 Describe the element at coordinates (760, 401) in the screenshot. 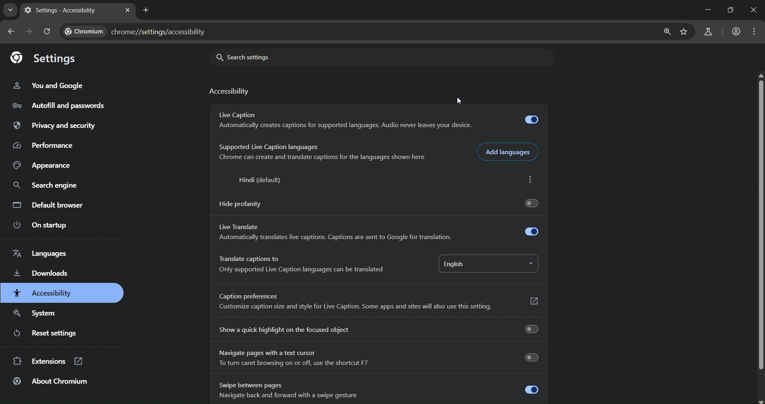

I see `scroll down` at that location.